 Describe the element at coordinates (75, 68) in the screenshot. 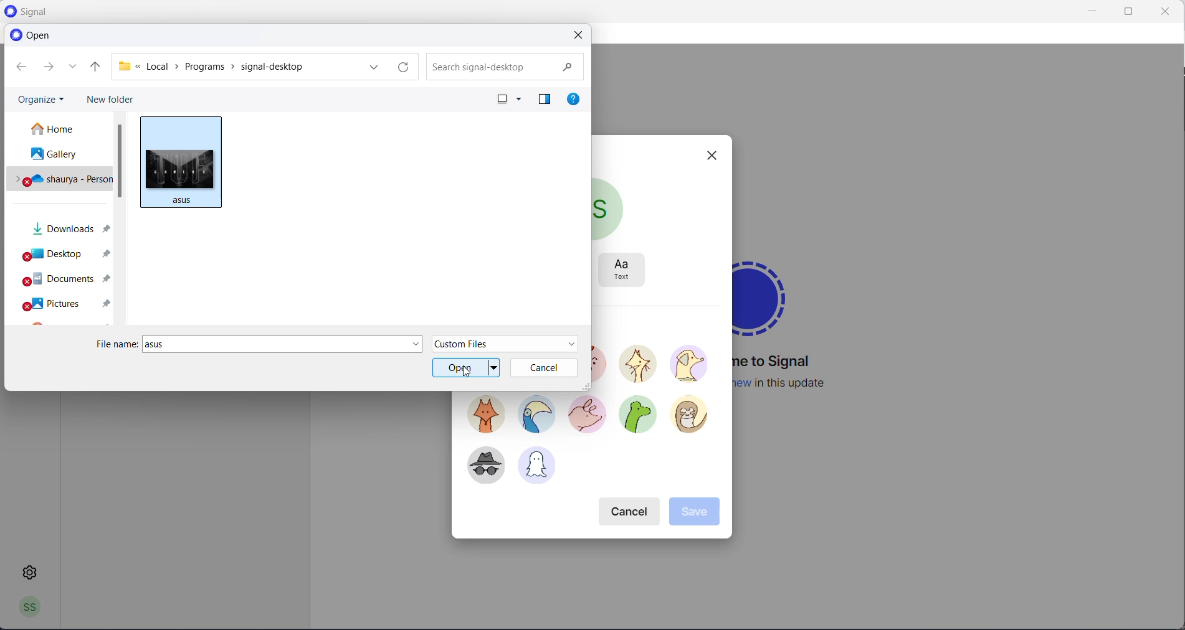

I see `recently accessed` at that location.